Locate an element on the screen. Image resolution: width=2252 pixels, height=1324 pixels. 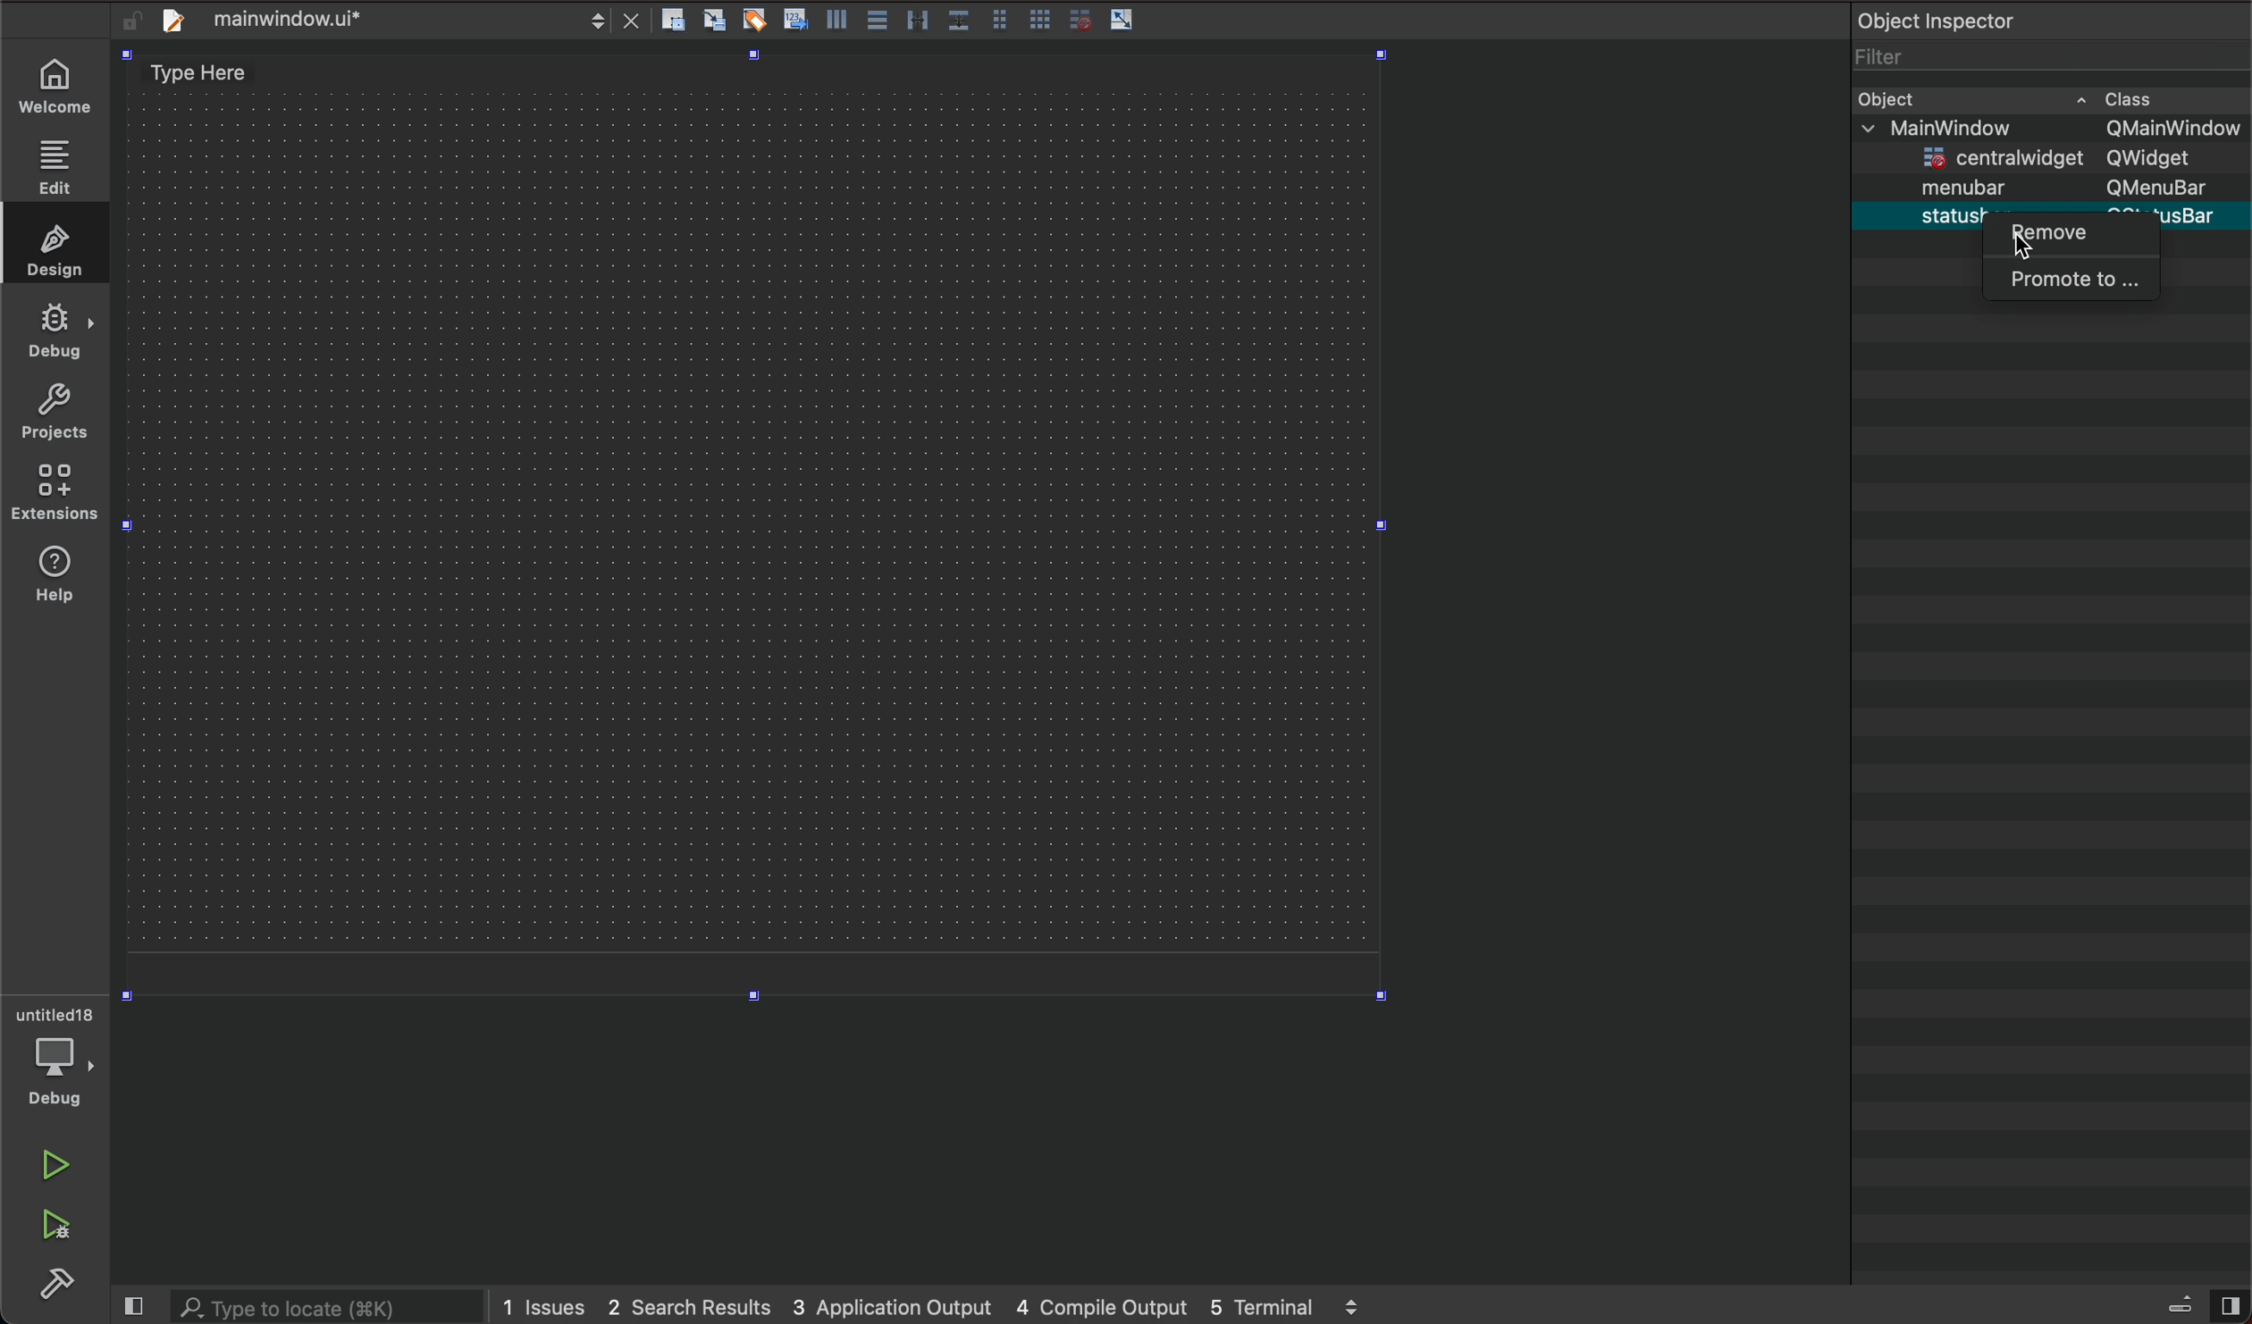
projects is located at coordinates (53, 419).